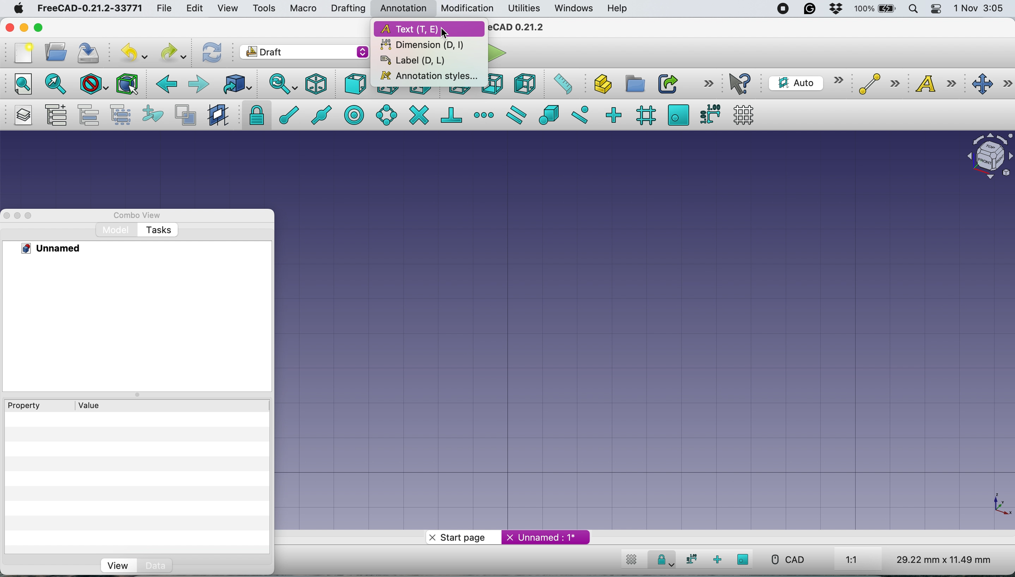  I want to click on snap dimensions, so click(690, 560).